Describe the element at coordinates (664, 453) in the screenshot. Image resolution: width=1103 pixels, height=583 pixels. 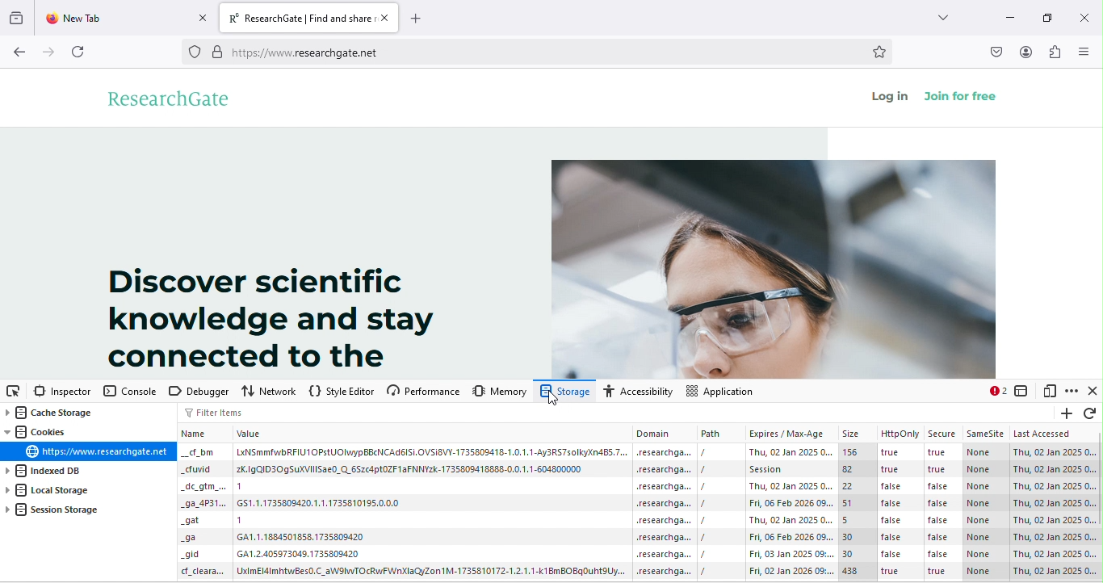
I see `domain` at that location.